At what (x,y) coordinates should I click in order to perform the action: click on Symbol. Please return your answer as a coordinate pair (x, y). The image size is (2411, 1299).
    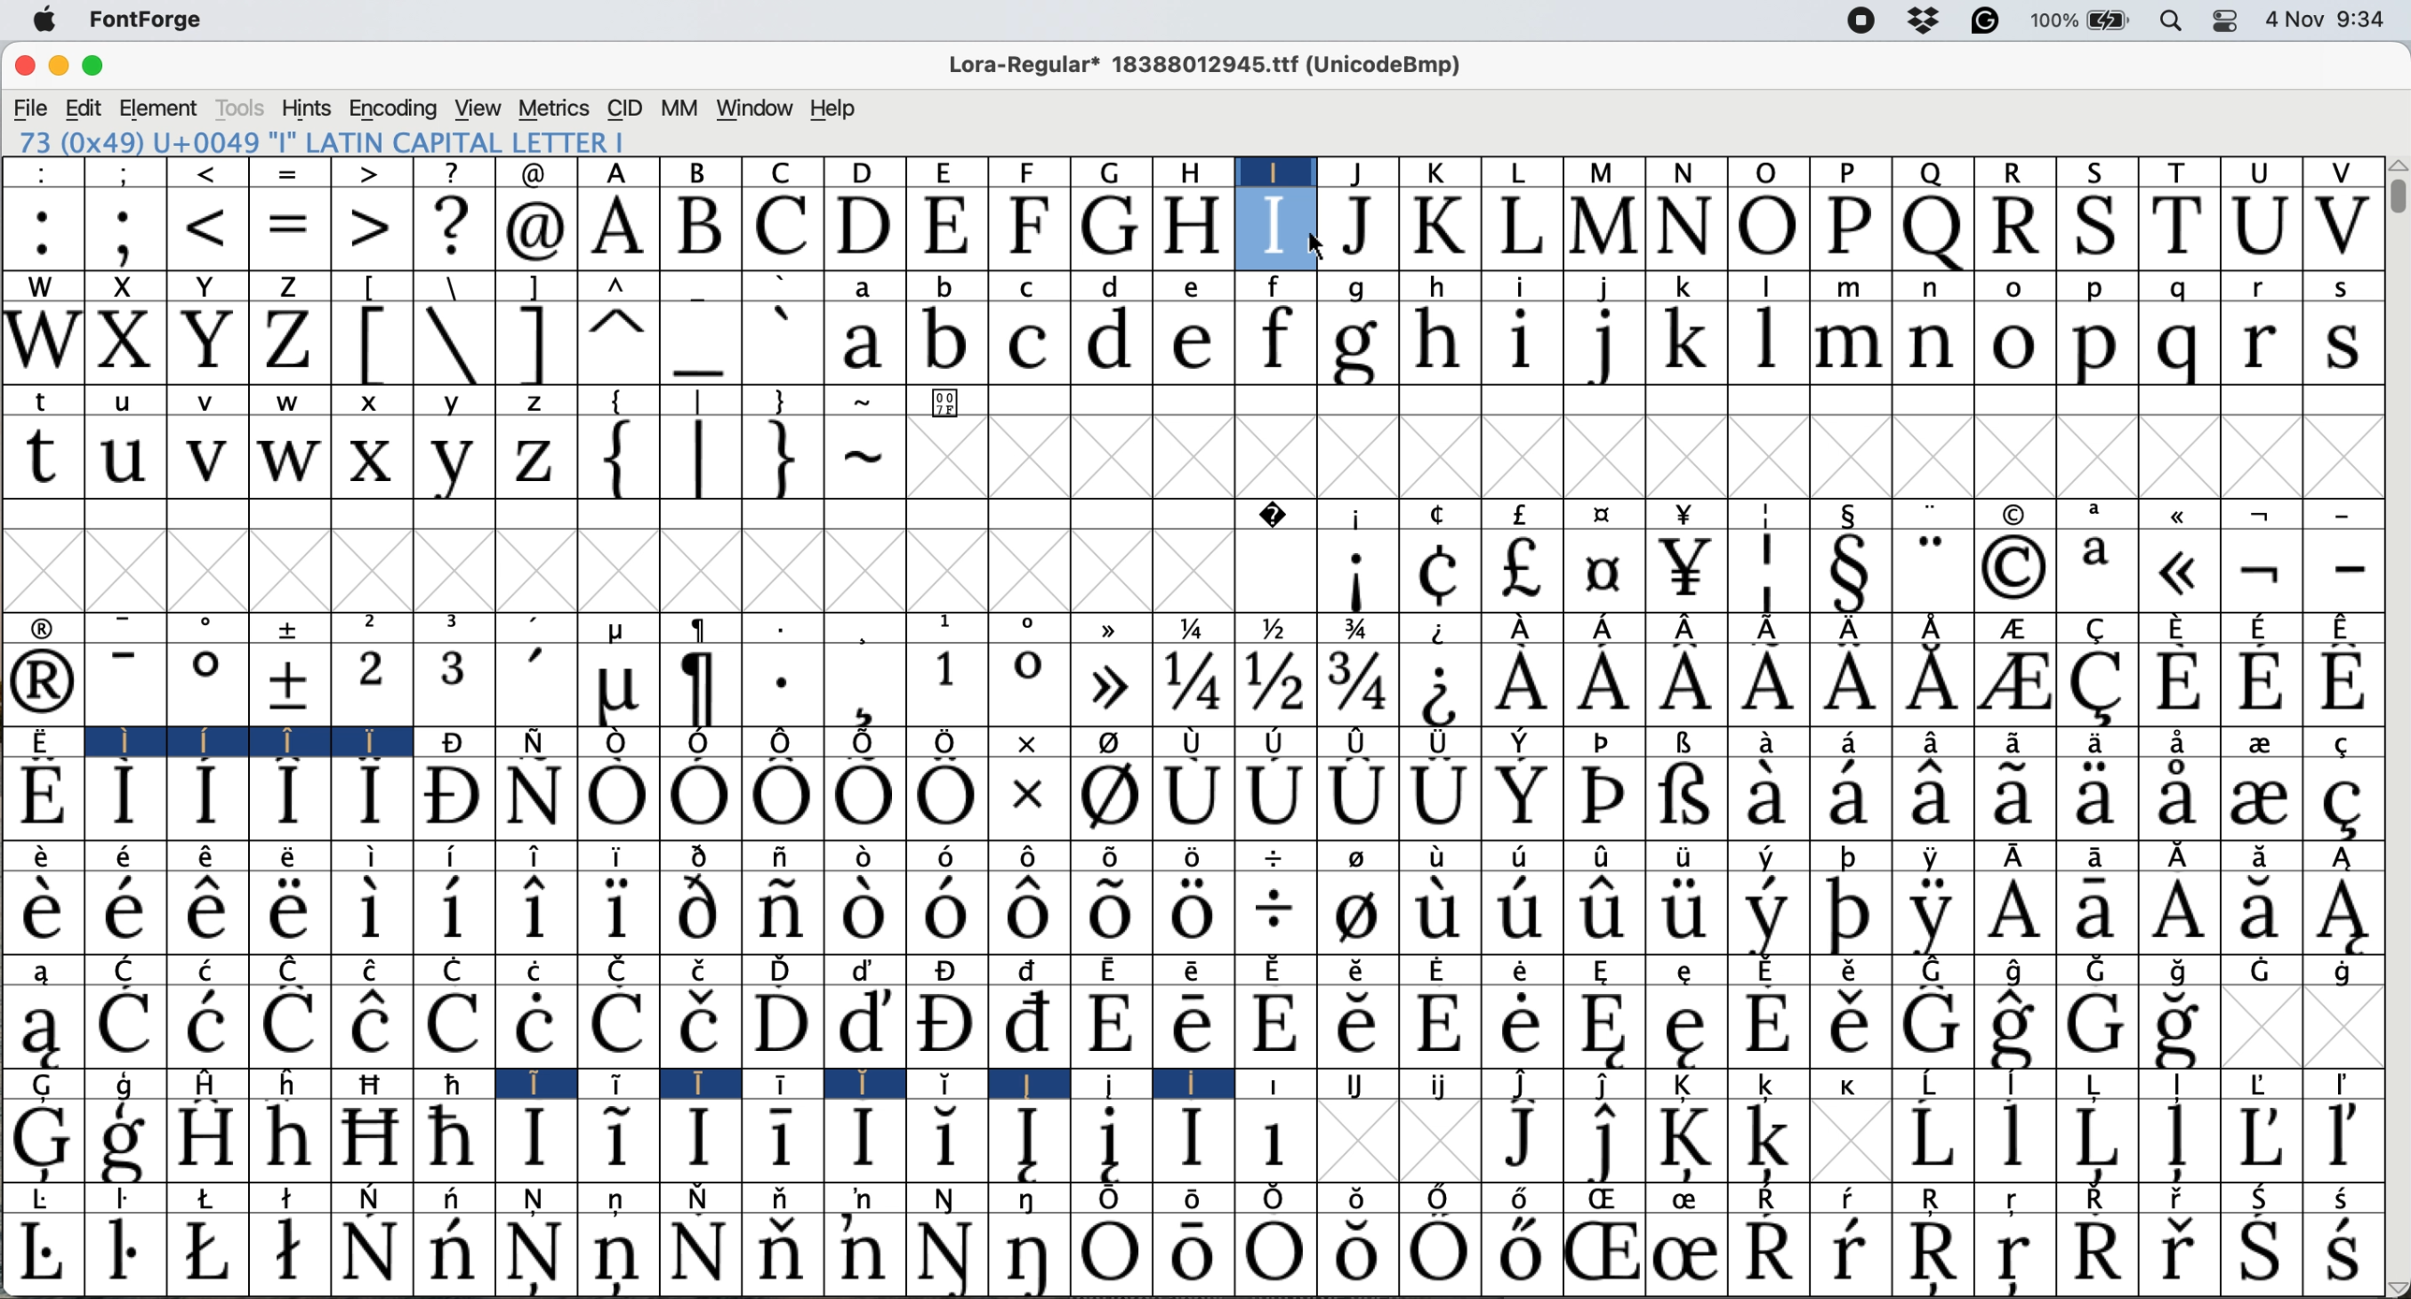
    Looking at the image, I should click on (1773, 1198).